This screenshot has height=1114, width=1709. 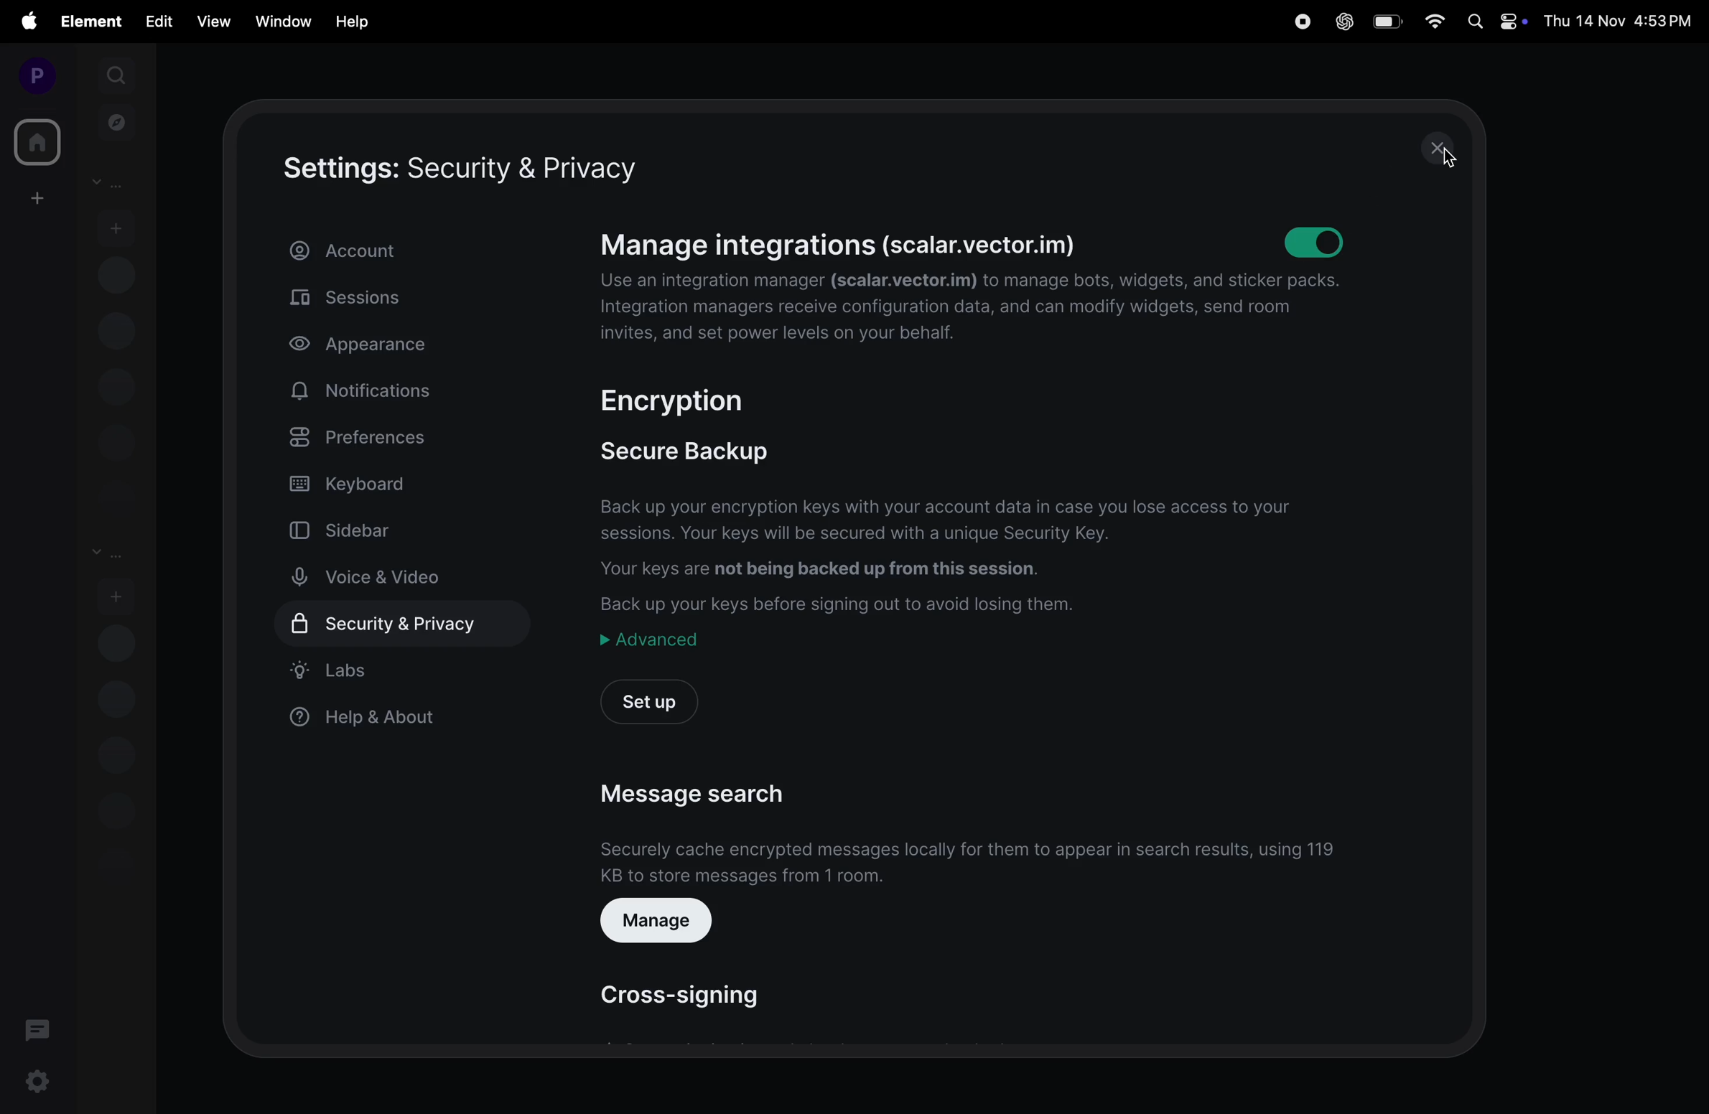 I want to click on encryption, so click(x=678, y=398).